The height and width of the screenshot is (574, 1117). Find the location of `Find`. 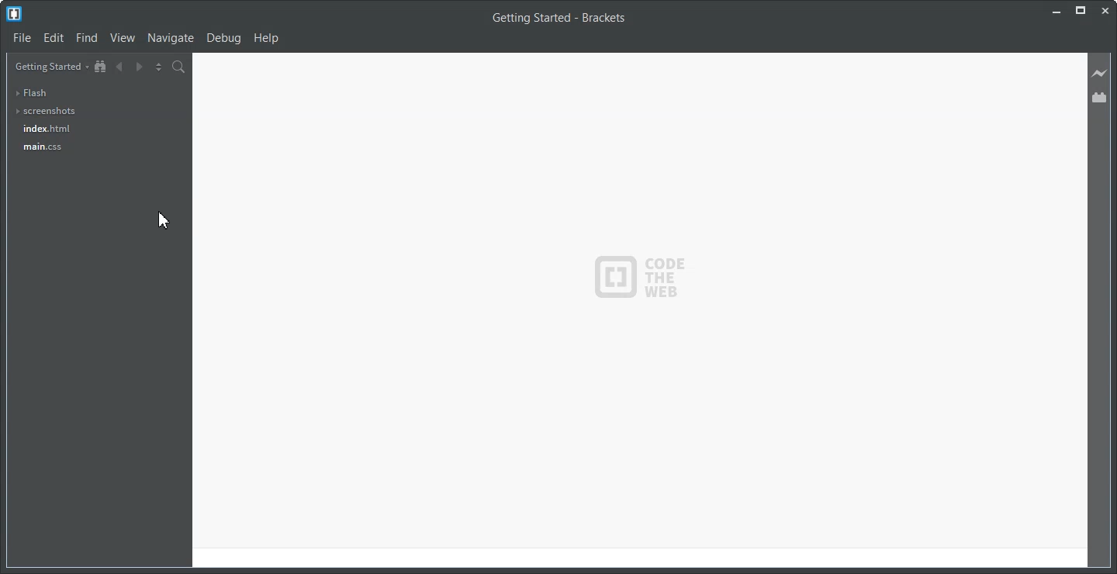

Find is located at coordinates (87, 38).